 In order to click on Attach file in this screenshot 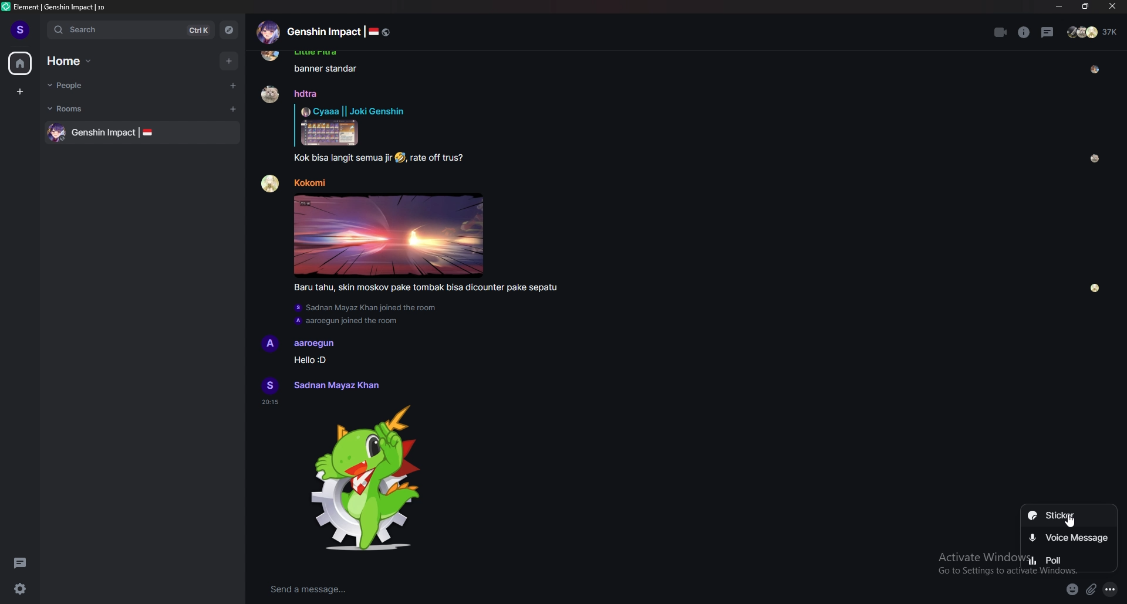, I will do `click(1091, 590)`.